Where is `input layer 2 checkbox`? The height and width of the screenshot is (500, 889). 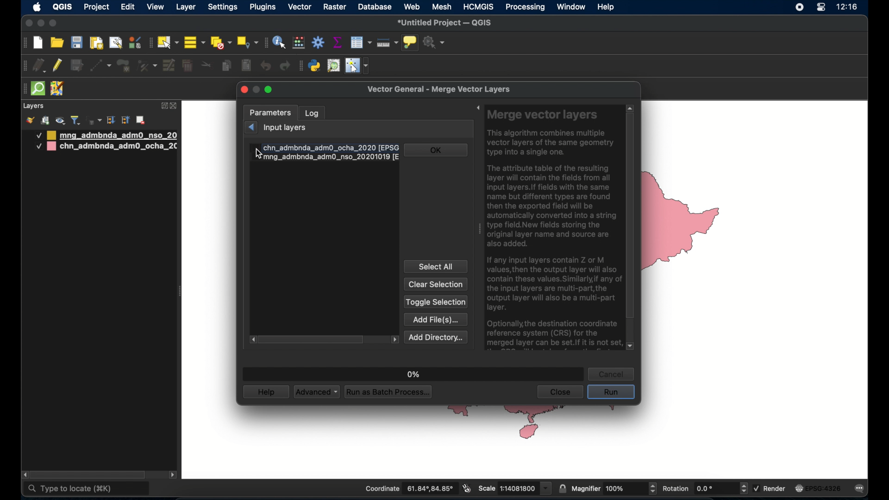 input layer 2 checkbox is located at coordinates (326, 158).